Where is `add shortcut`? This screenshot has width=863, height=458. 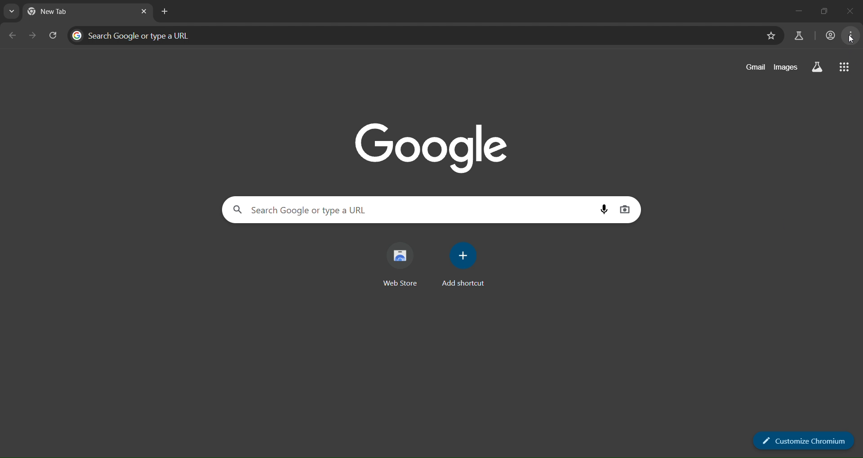 add shortcut is located at coordinates (464, 265).